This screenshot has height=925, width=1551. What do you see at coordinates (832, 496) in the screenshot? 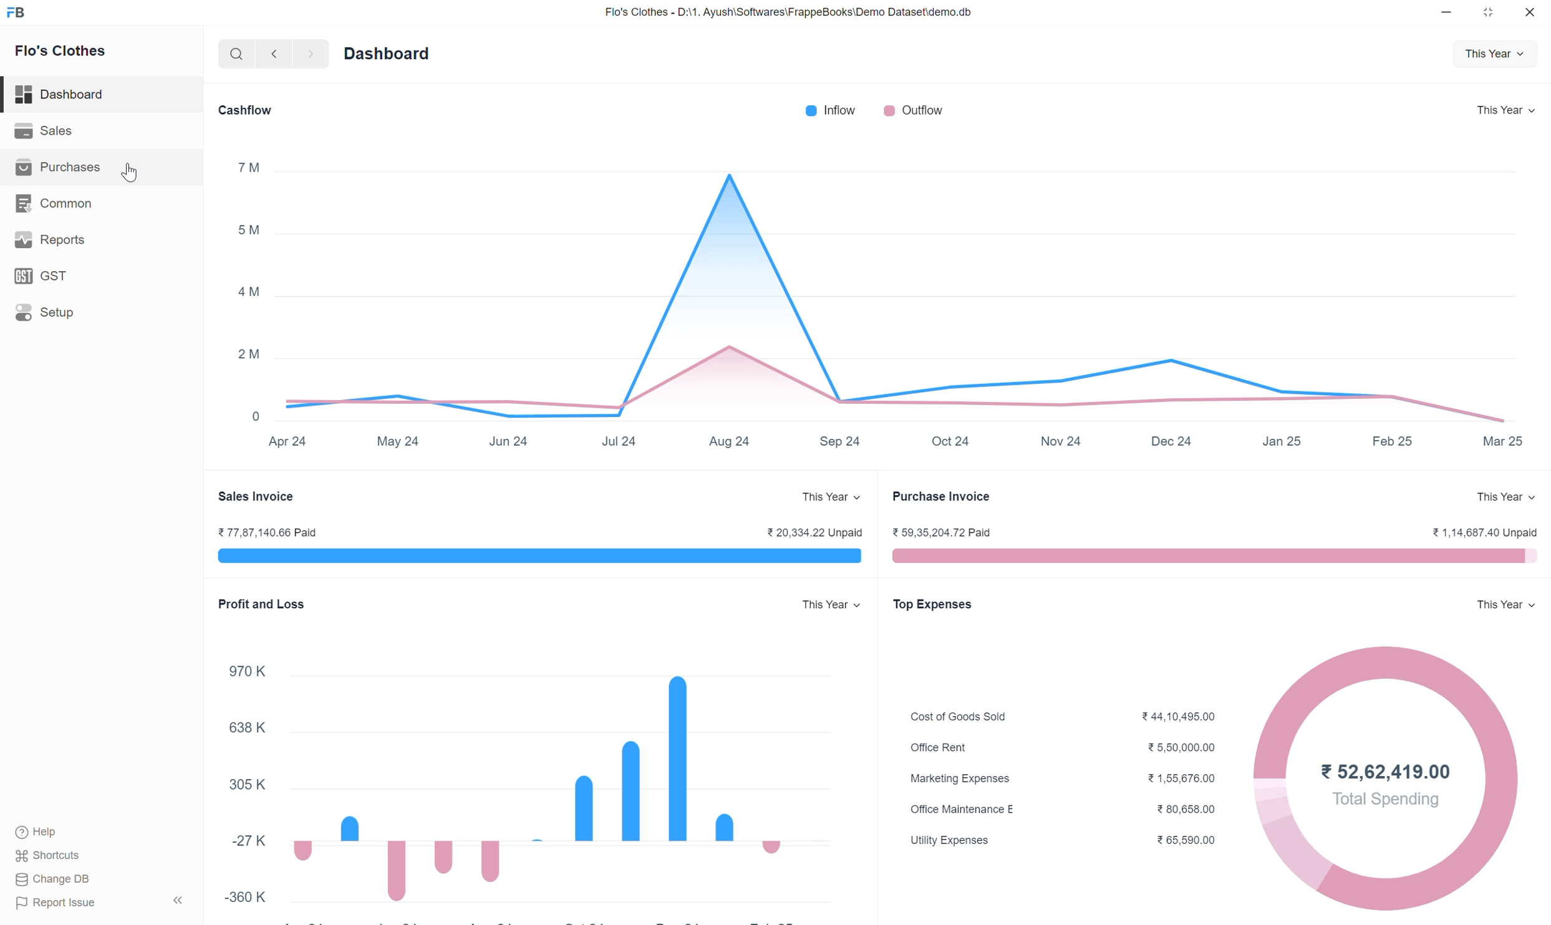
I see `This Year` at bounding box center [832, 496].